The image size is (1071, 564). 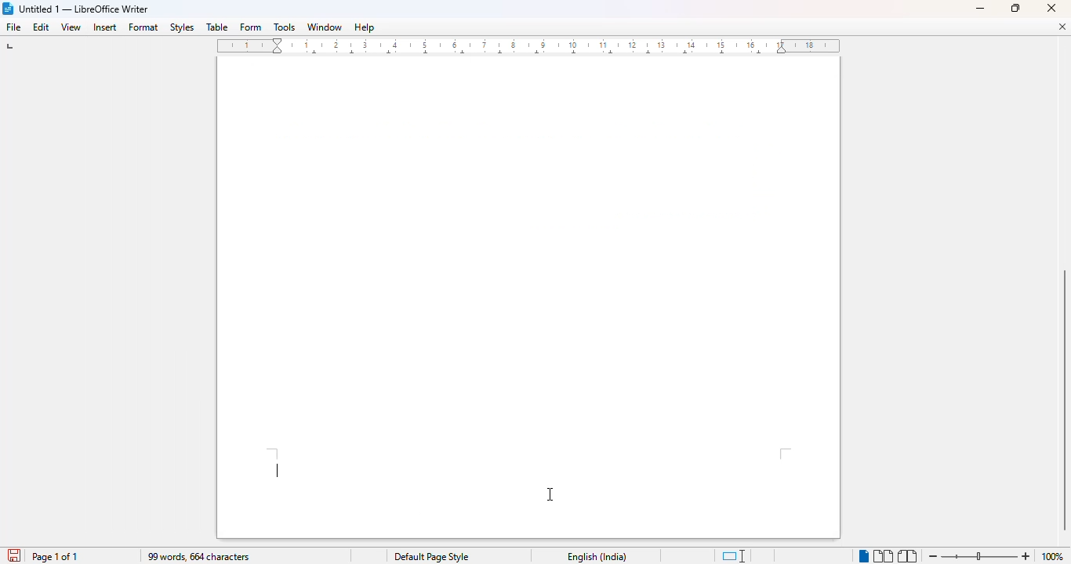 What do you see at coordinates (250, 27) in the screenshot?
I see `form` at bounding box center [250, 27].